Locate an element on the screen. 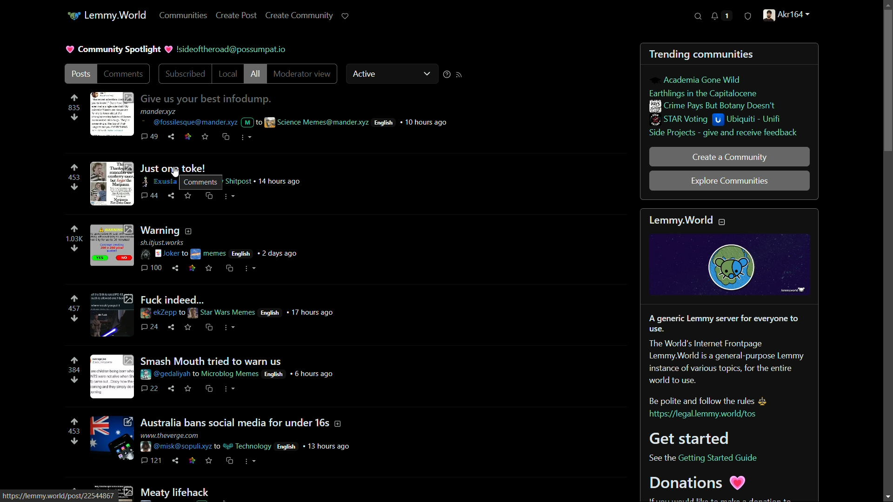 The width and height of the screenshot is (893, 502). Technology is located at coordinates (248, 446).